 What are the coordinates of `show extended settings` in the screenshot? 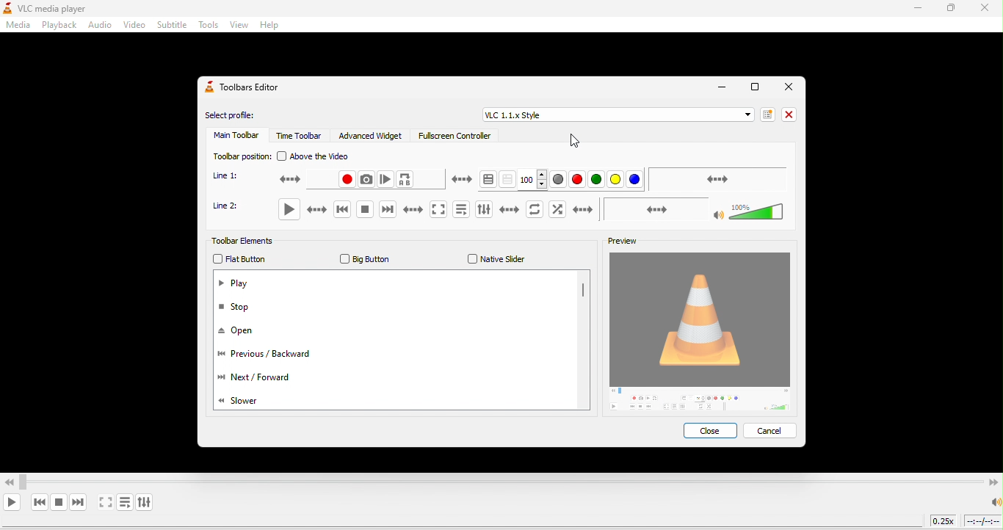 It's located at (480, 209).